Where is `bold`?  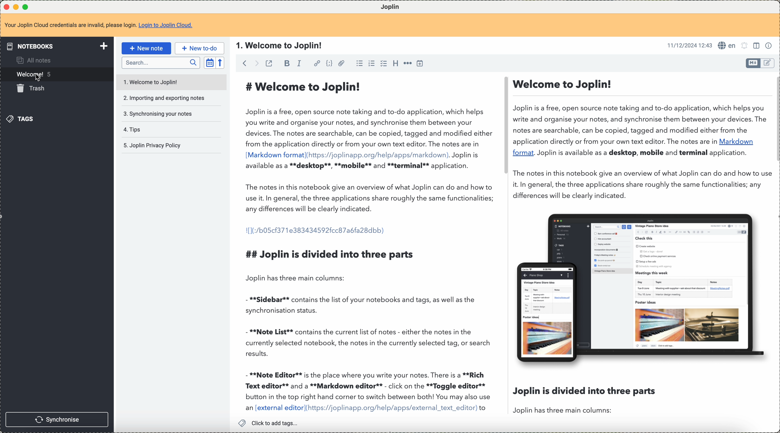 bold is located at coordinates (286, 64).